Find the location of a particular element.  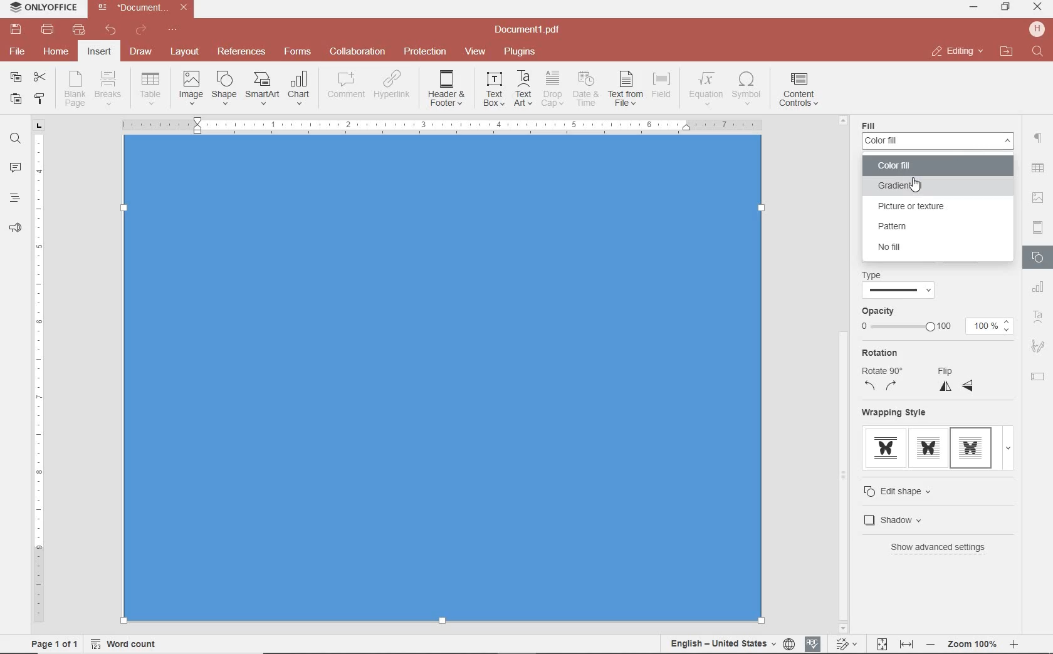

close is located at coordinates (956, 51).